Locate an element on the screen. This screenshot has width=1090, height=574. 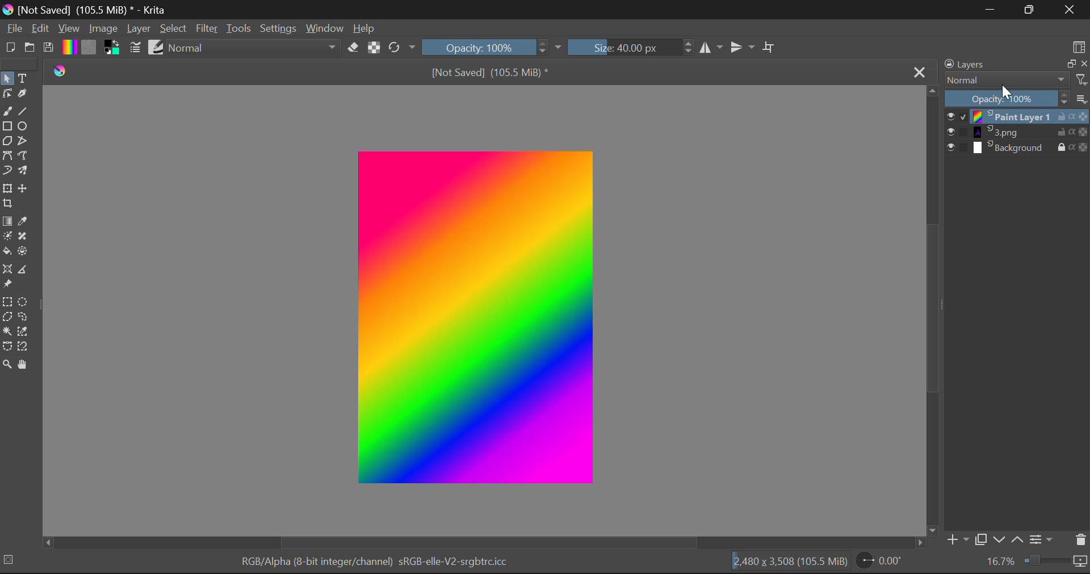
Edit is located at coordinates (41, 29).